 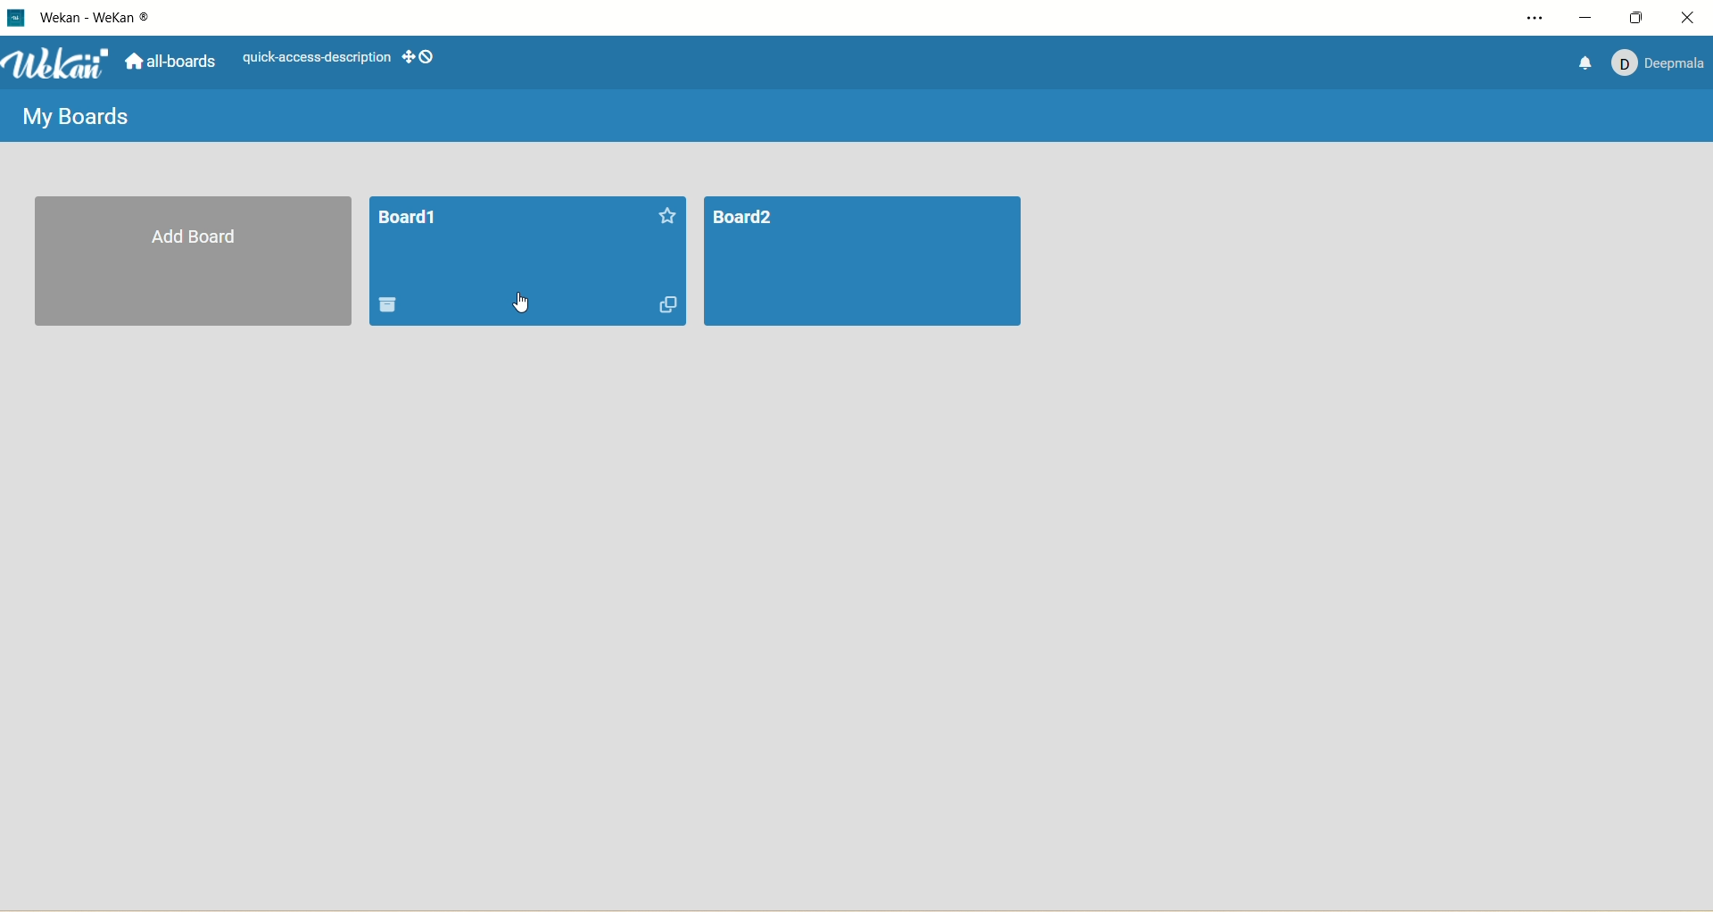 What do you see at coordinates (318, 58) in the screenshot?
I see `text` at bounding box center [318, 58].